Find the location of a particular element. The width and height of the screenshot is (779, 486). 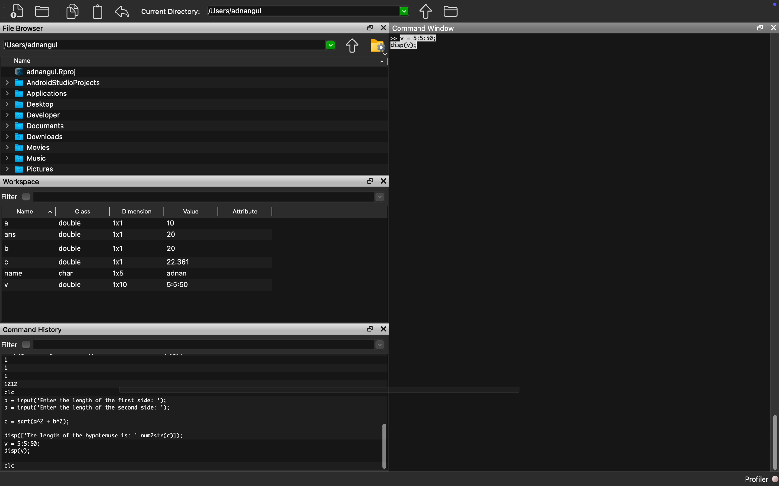

Filter is located at coordinates (17, 196).